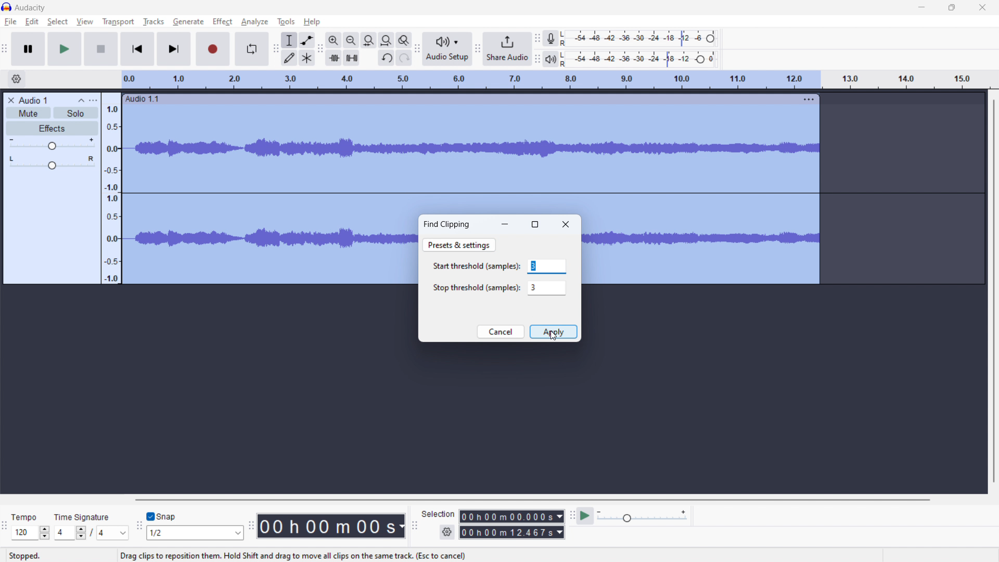 The width and height of the screenshot is (999, 562). I want to click on track options, so click(809, 99).